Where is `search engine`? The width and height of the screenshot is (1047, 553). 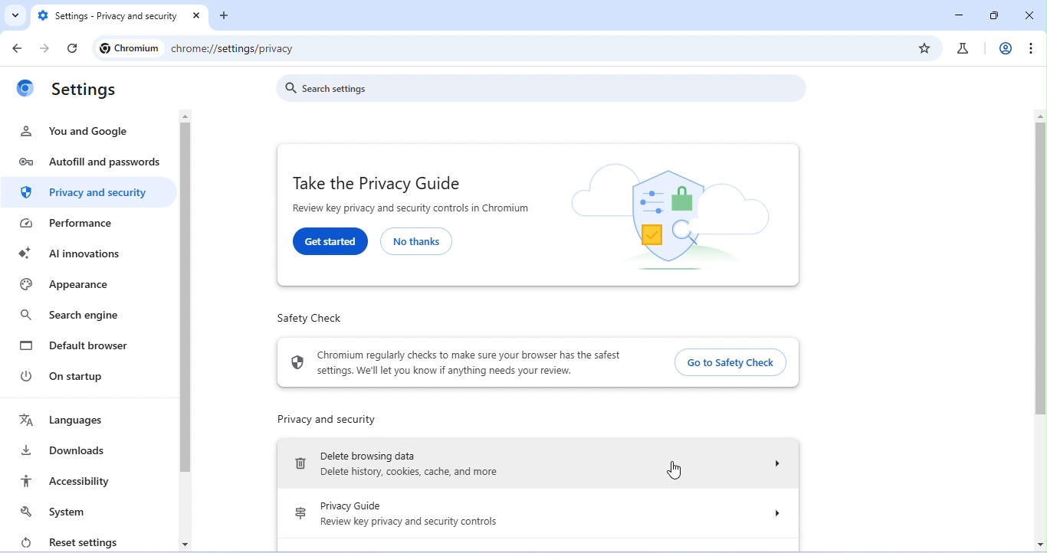 search engine is located at coordinates (69, 316).